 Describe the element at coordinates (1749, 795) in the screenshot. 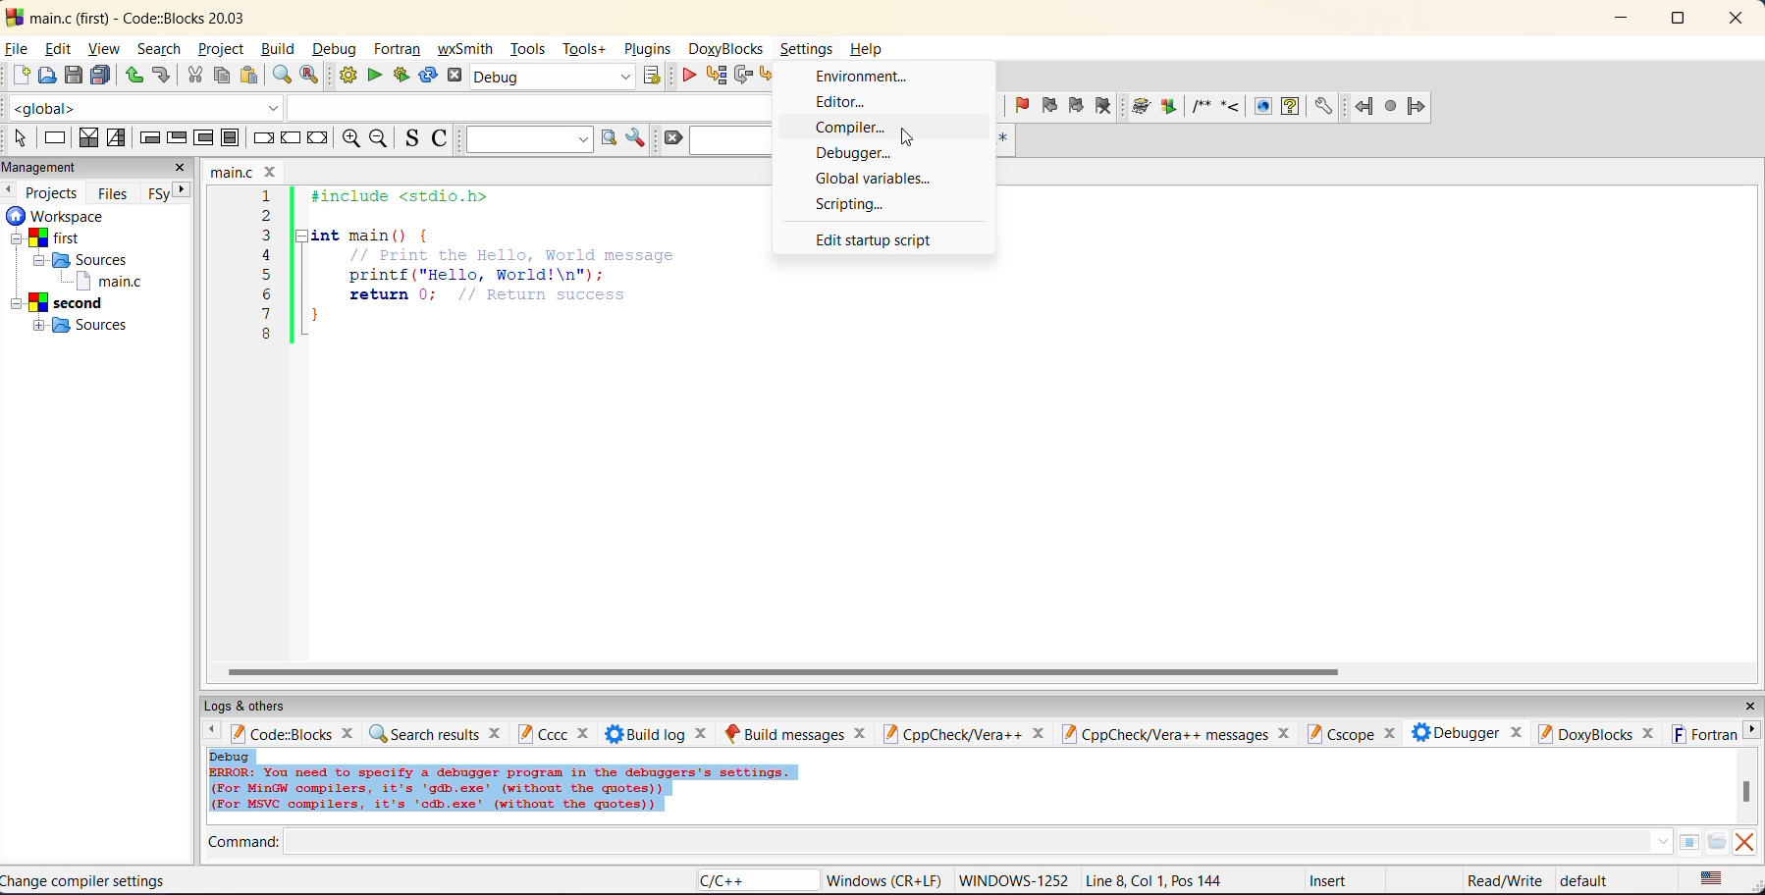

I see `vertical scroll bar` at that location.